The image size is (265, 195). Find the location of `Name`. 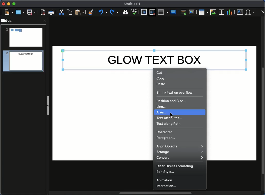

Name is located at coordinates (132, 4).